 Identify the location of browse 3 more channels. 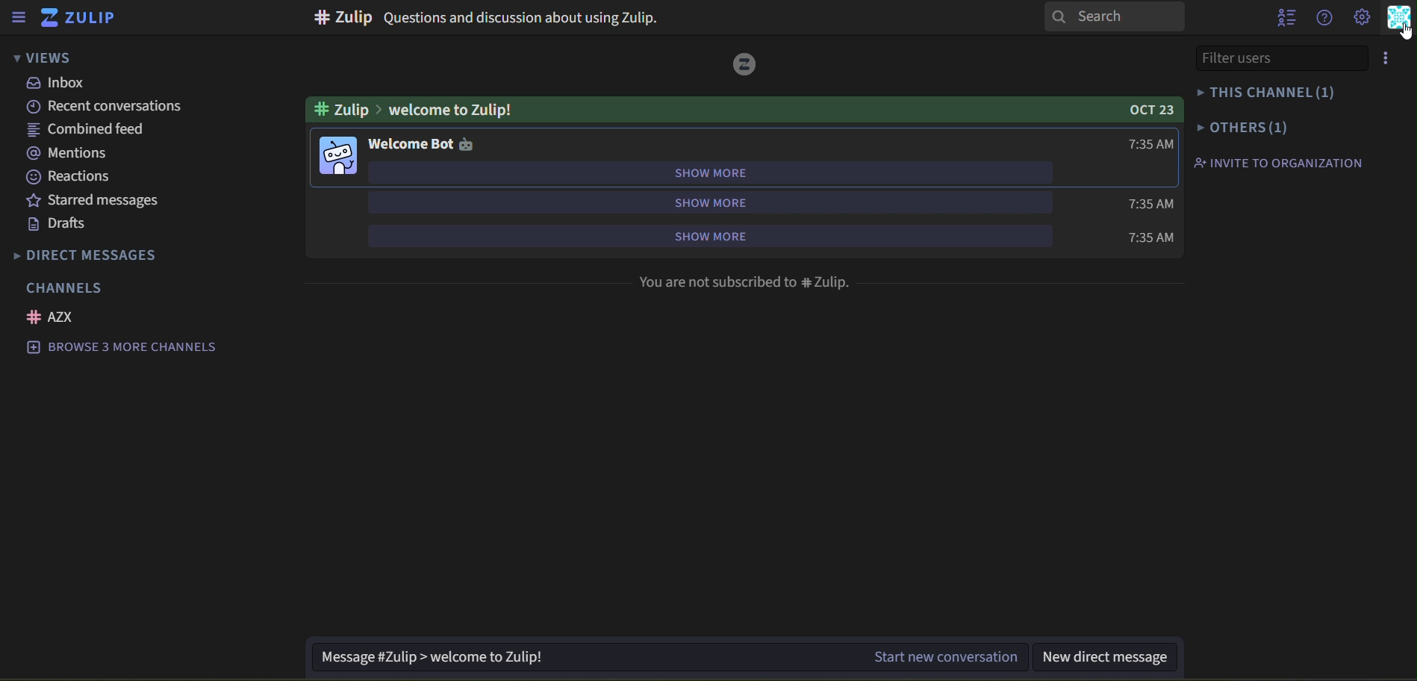
(132, 348).